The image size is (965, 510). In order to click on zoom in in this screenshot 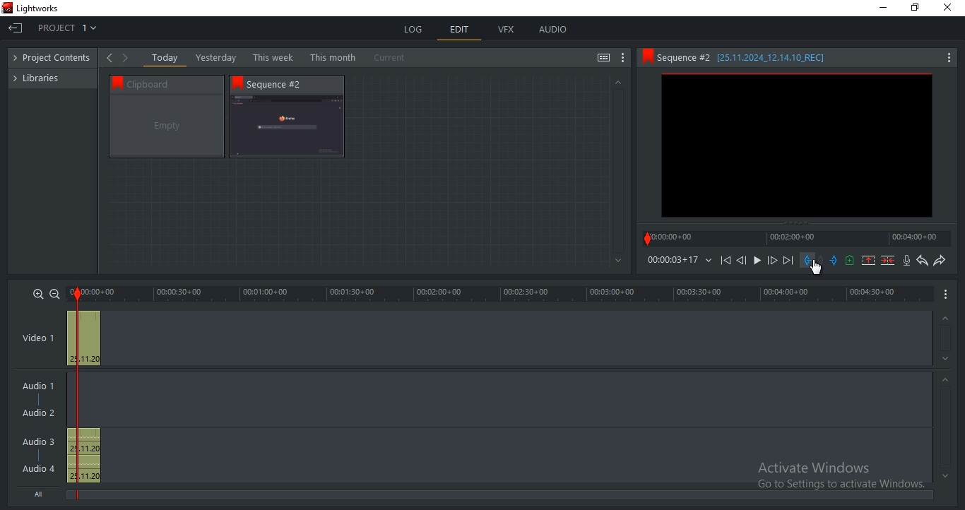, I will do `click(38, 293)`.